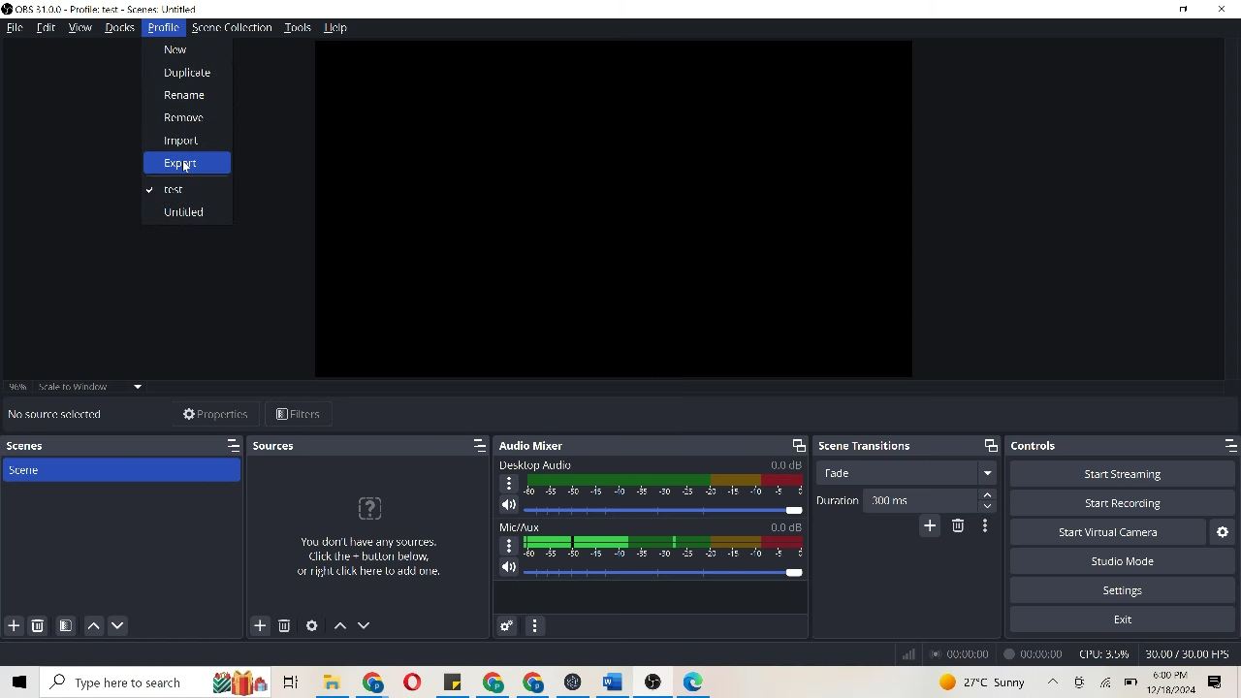 This screenshot has height=698, width=1241. Describe the element at coordinates (370, 510) in the screenshot. I see `icon` at that location.